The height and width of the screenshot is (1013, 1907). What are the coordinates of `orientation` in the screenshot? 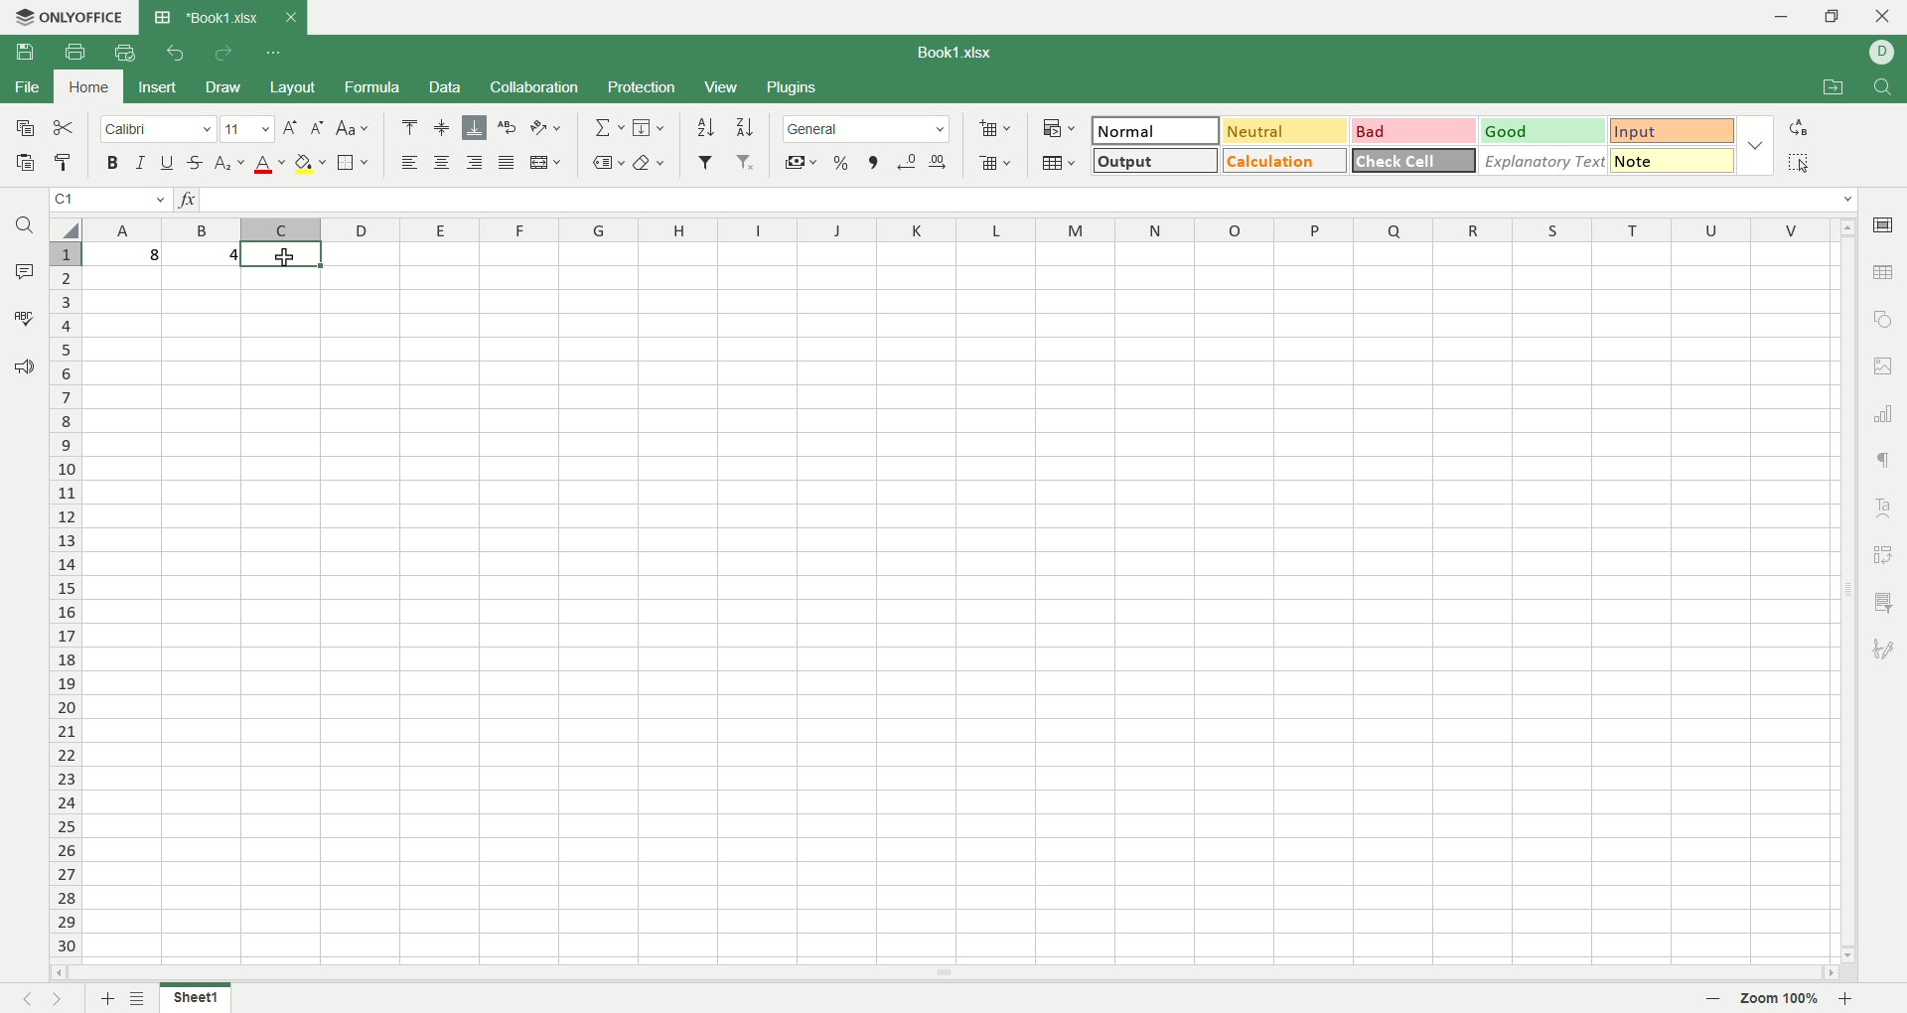 It's located at (548, 128).